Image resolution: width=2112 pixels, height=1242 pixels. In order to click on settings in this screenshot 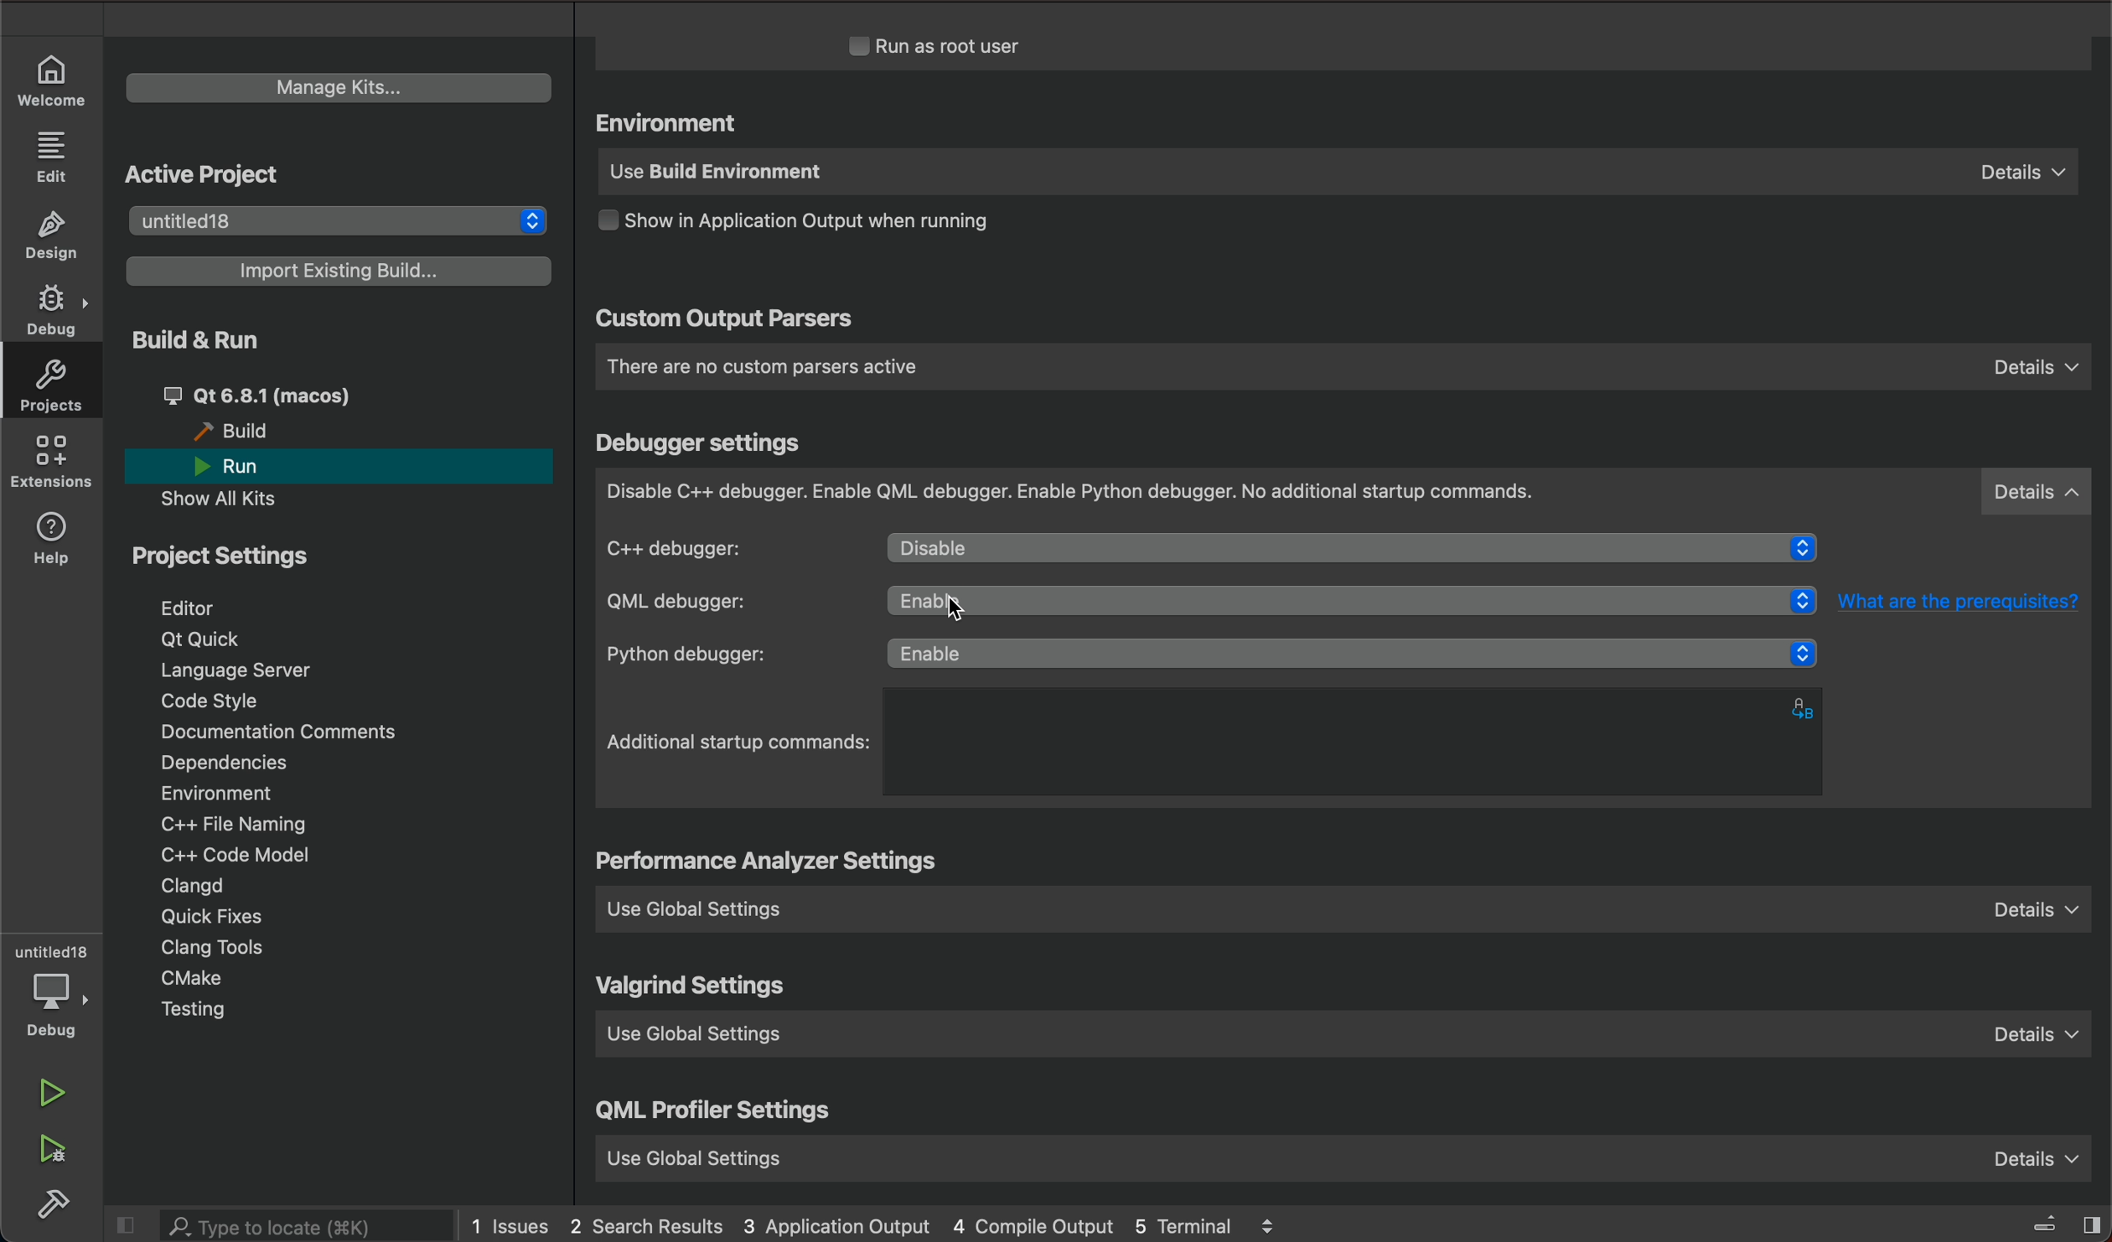, I will do `click(773, 863)`.